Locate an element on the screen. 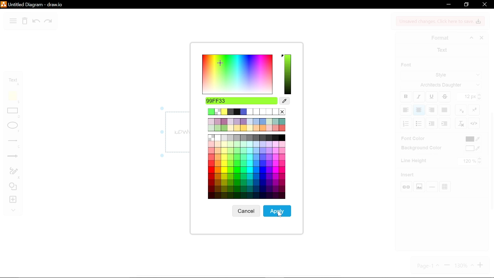  restore down is located at coordinates (466, 5).